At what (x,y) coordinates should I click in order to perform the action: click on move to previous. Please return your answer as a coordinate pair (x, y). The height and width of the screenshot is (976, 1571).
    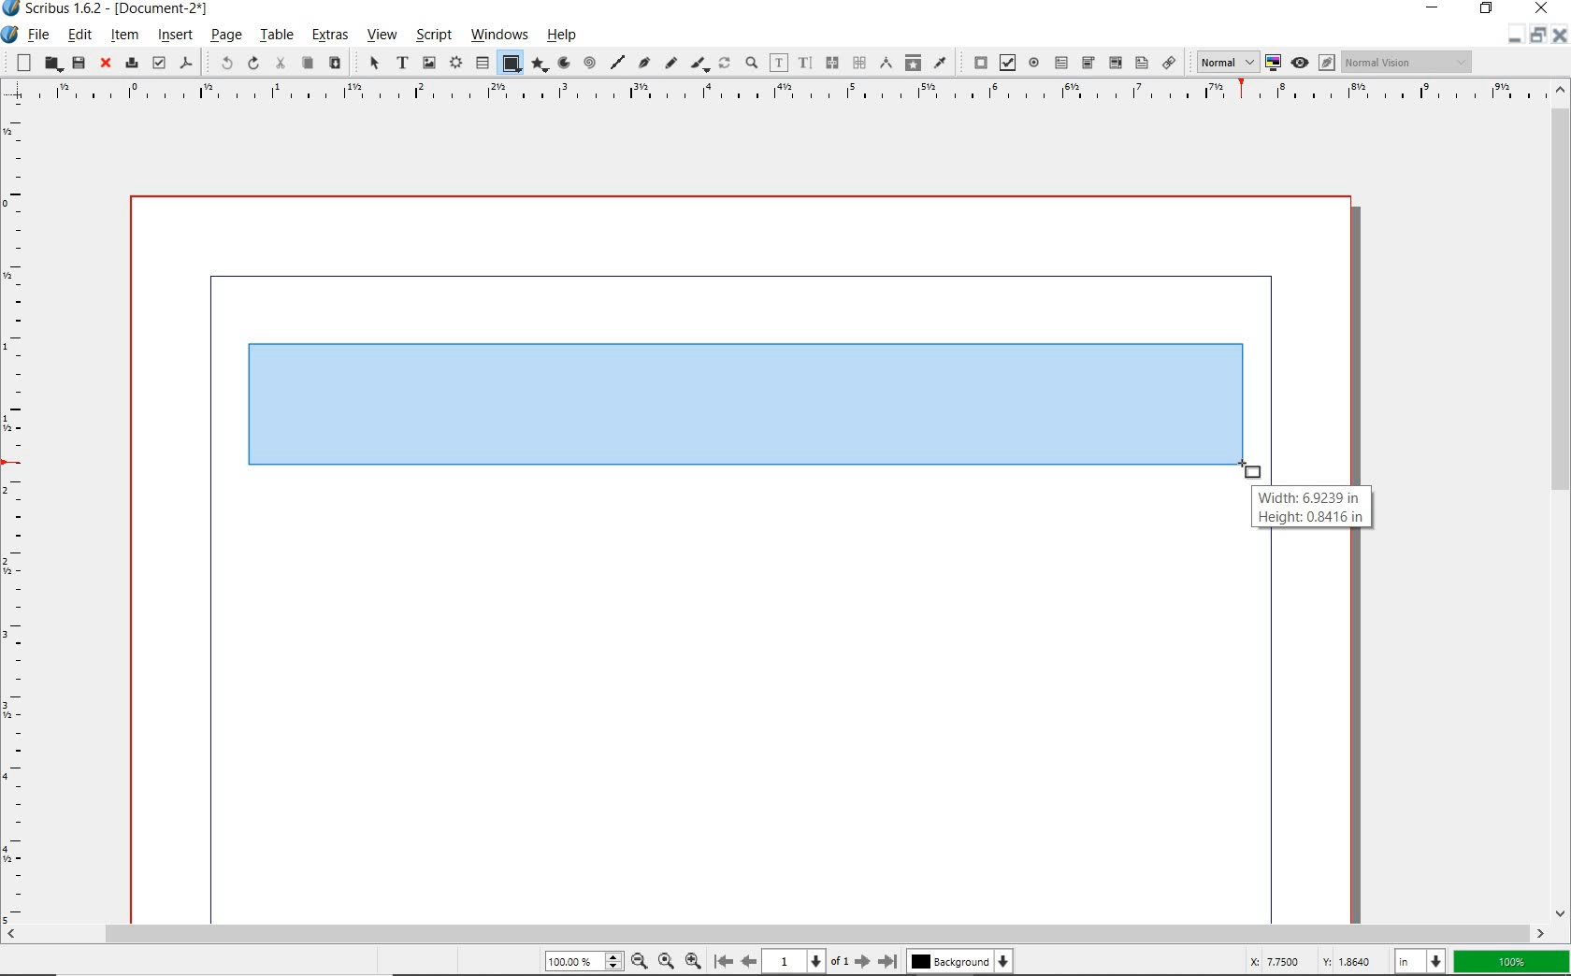
    Looking at the image, I should click on (748, 959).